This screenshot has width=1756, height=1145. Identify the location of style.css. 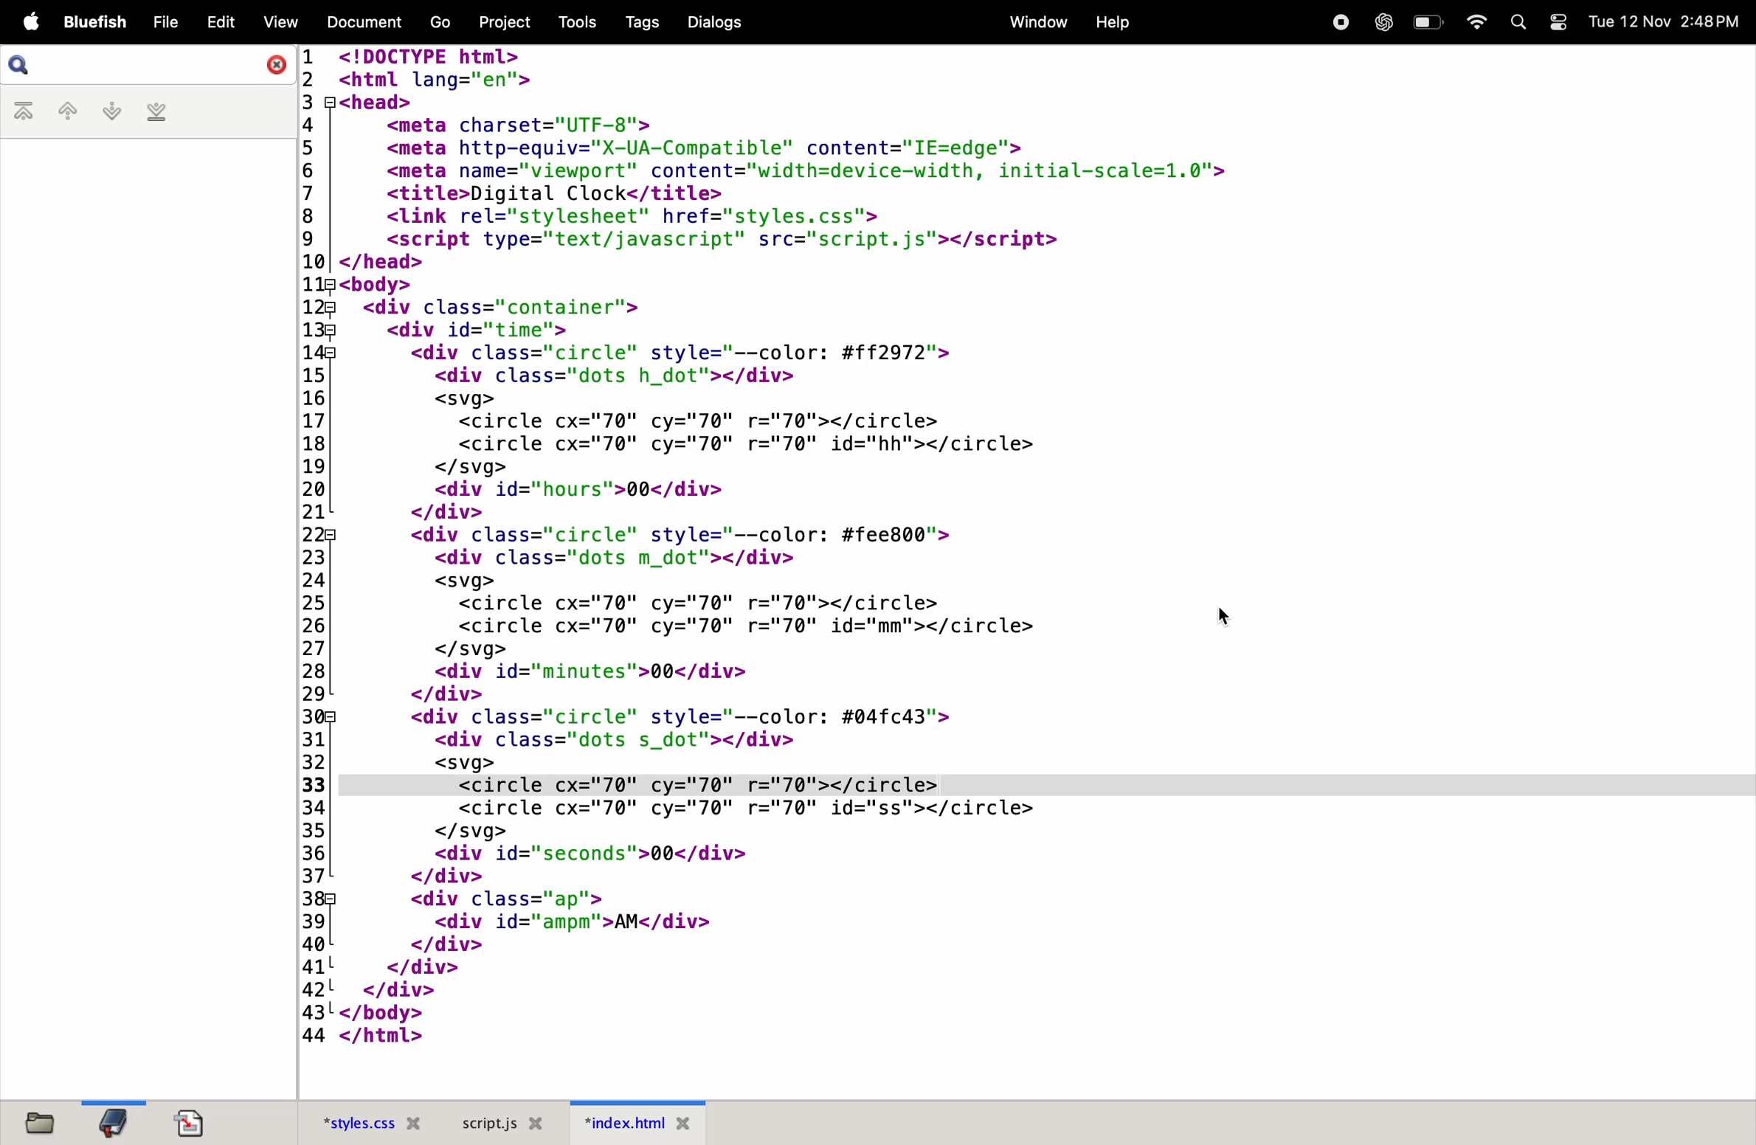
(366, 1118).